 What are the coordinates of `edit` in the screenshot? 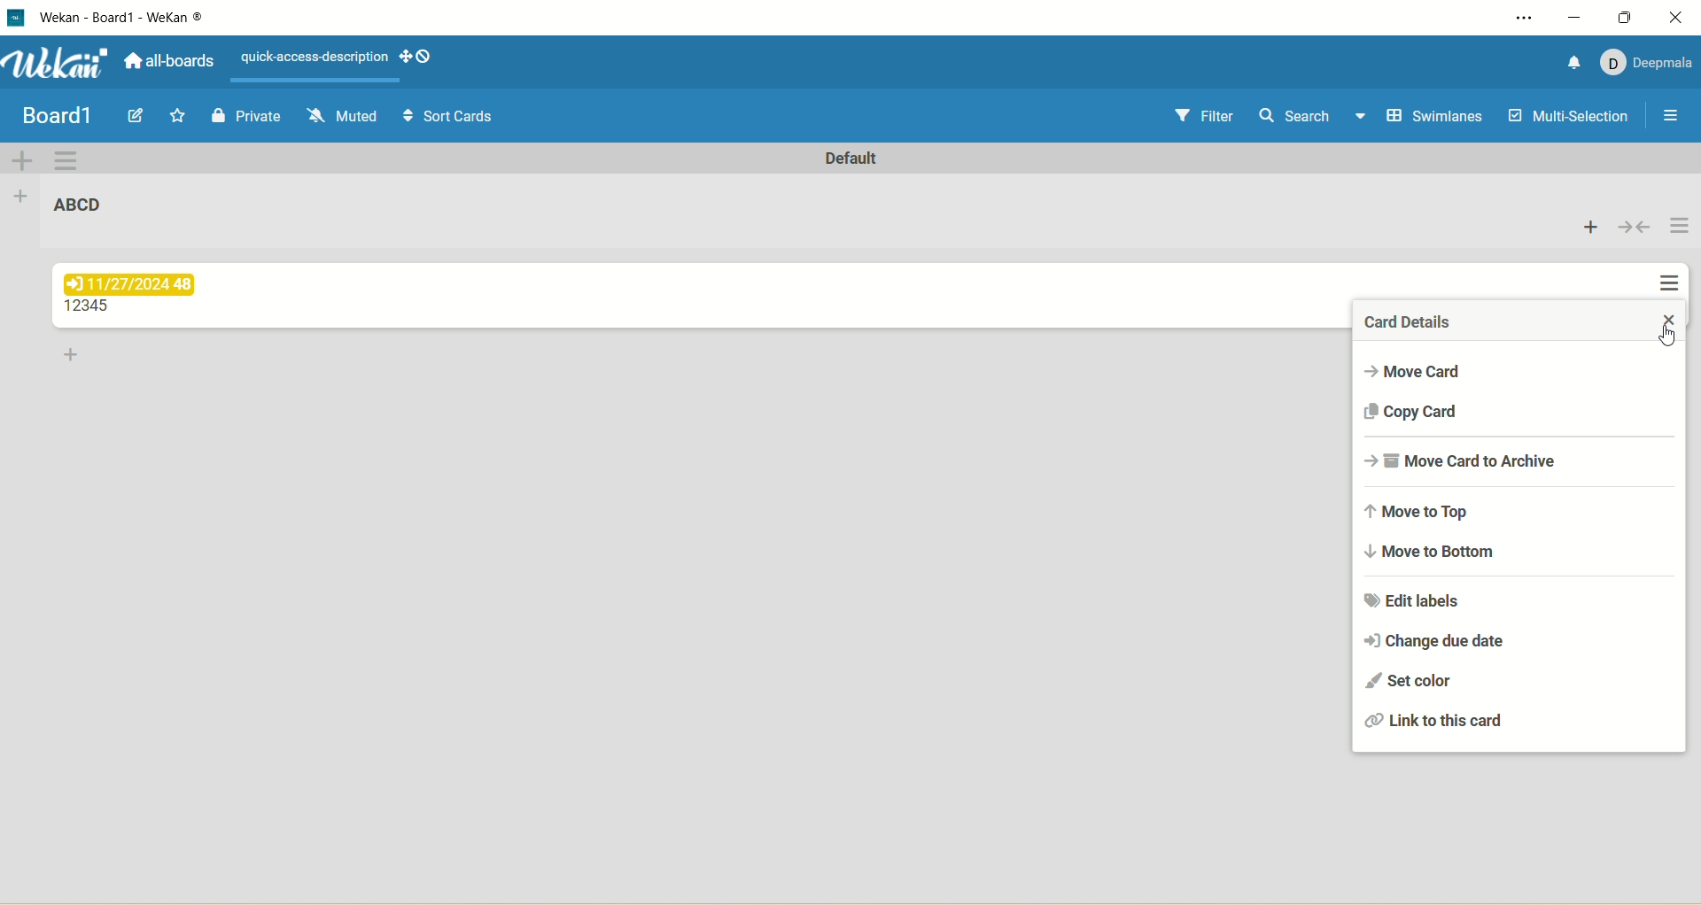 It's located at (140, 116).